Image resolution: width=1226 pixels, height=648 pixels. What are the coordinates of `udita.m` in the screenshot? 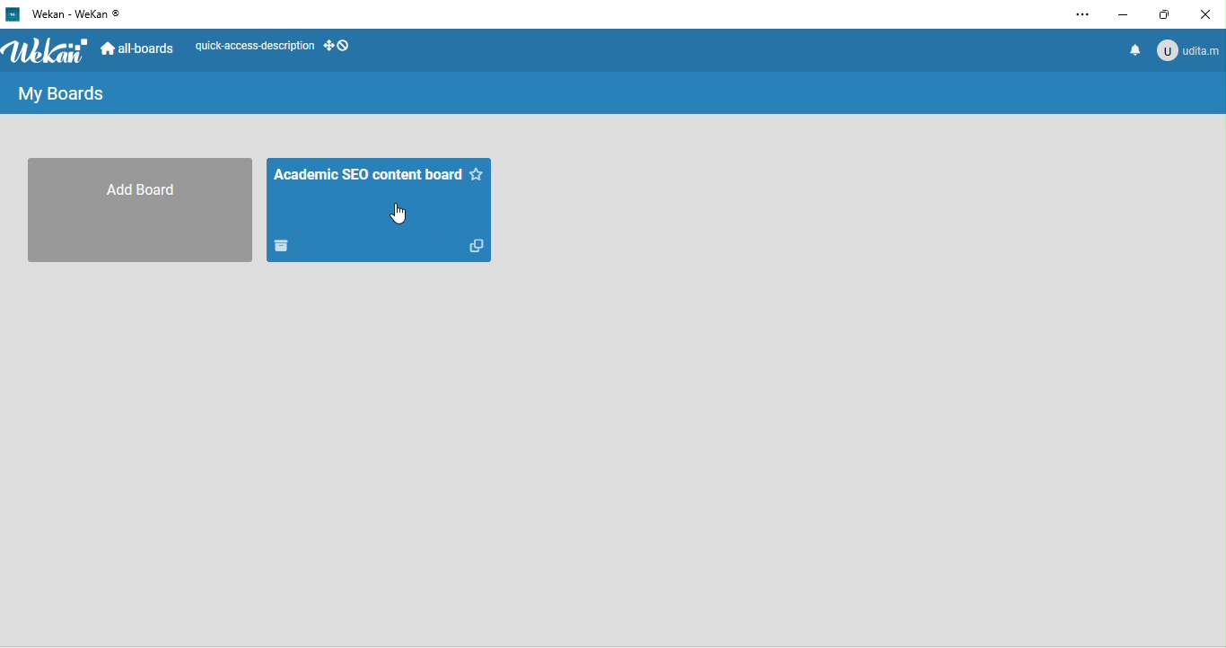 It's located at (1189, 51).